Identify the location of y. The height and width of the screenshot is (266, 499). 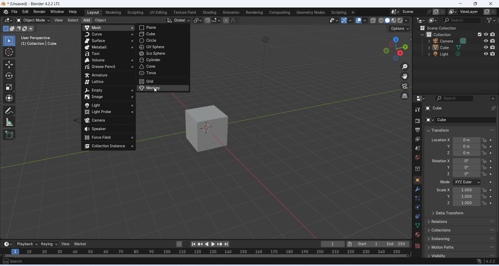
(445, 196).